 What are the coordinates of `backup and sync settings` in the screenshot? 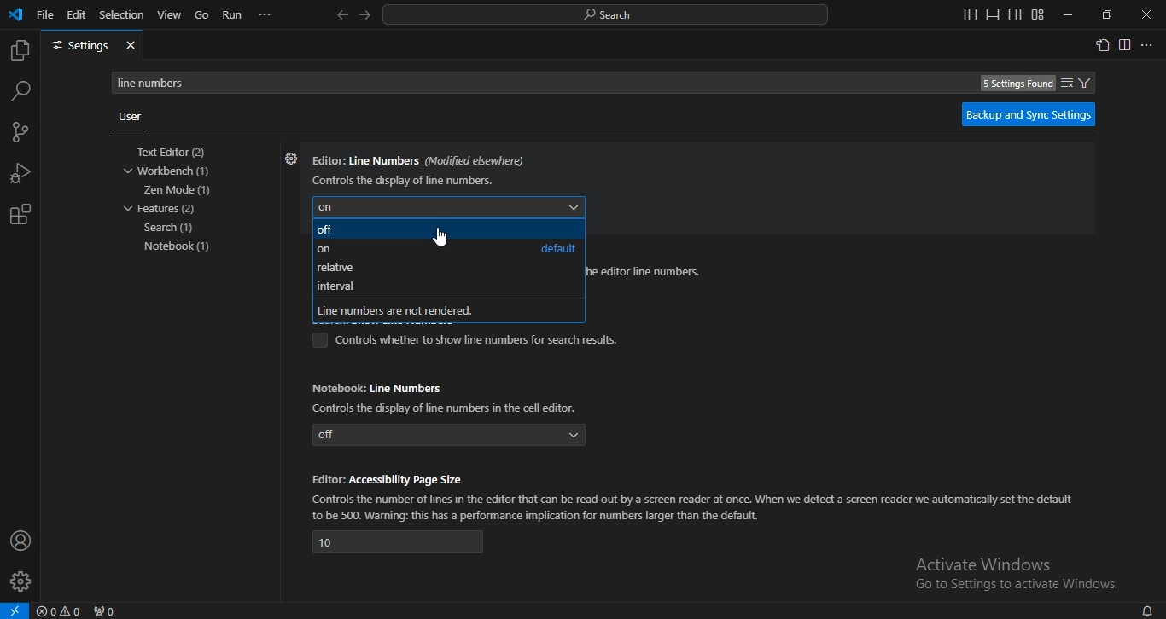 It's located at (1024, 114).